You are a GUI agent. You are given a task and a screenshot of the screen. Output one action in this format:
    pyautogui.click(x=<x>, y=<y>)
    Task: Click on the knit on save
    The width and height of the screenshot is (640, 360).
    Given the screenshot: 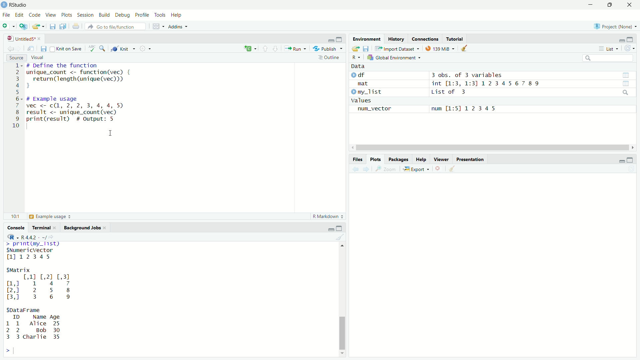 What is the action you would take?
    pyautogui.click(x=67, y=49)
    